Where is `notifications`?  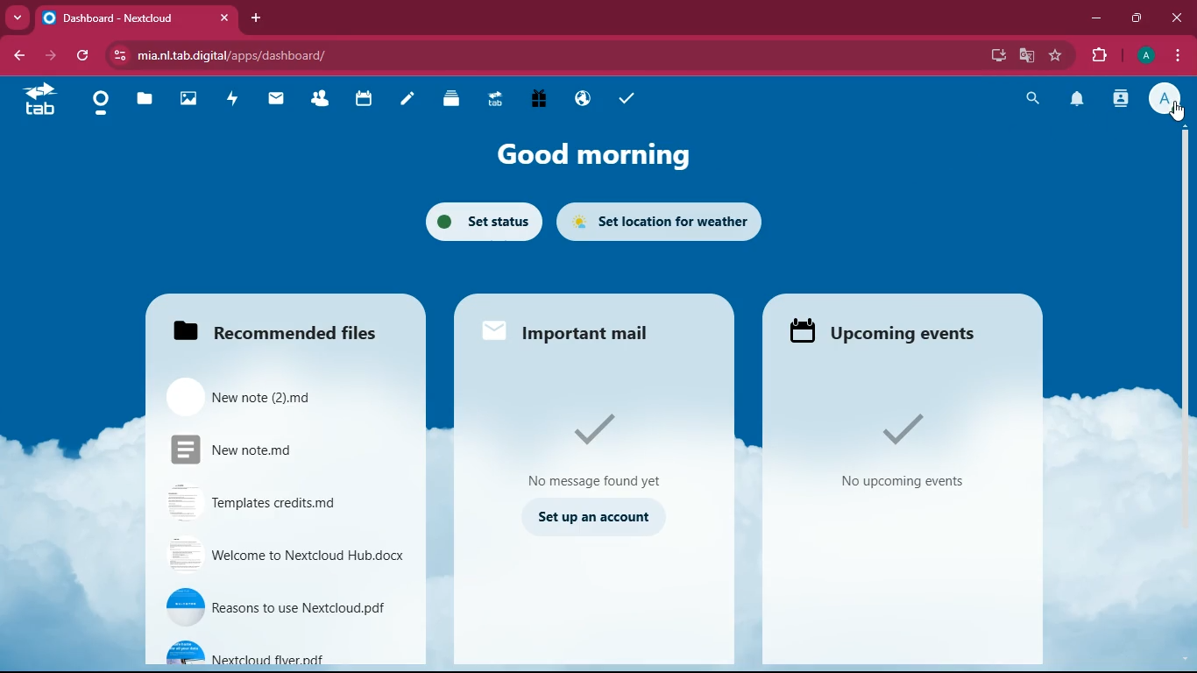
notifications is located at coordinates (1074, 100).